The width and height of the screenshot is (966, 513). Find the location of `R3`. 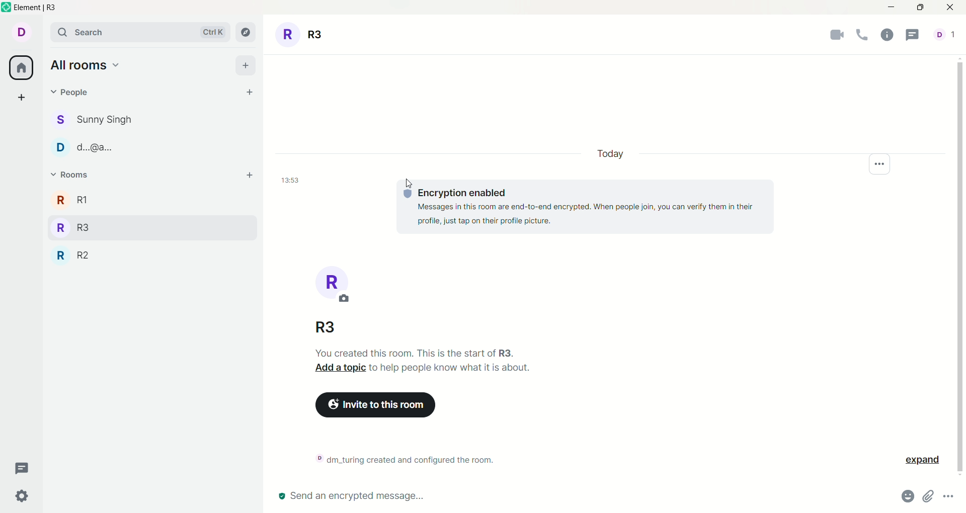

R3 is located at coordinates (303, 34).